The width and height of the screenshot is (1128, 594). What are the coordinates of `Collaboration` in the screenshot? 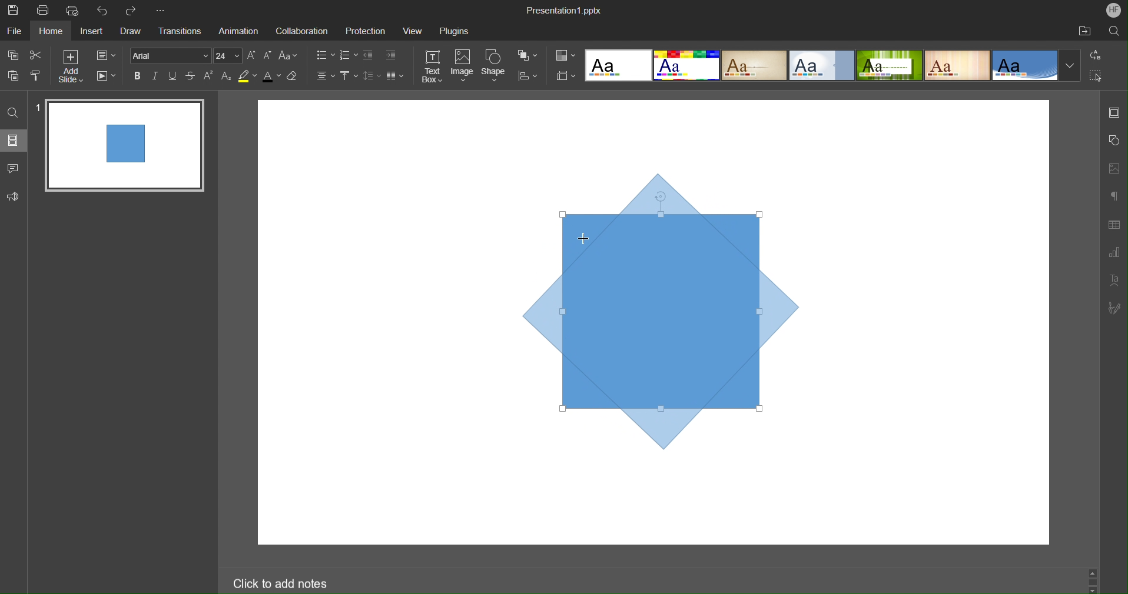 It's located at (300, 29).